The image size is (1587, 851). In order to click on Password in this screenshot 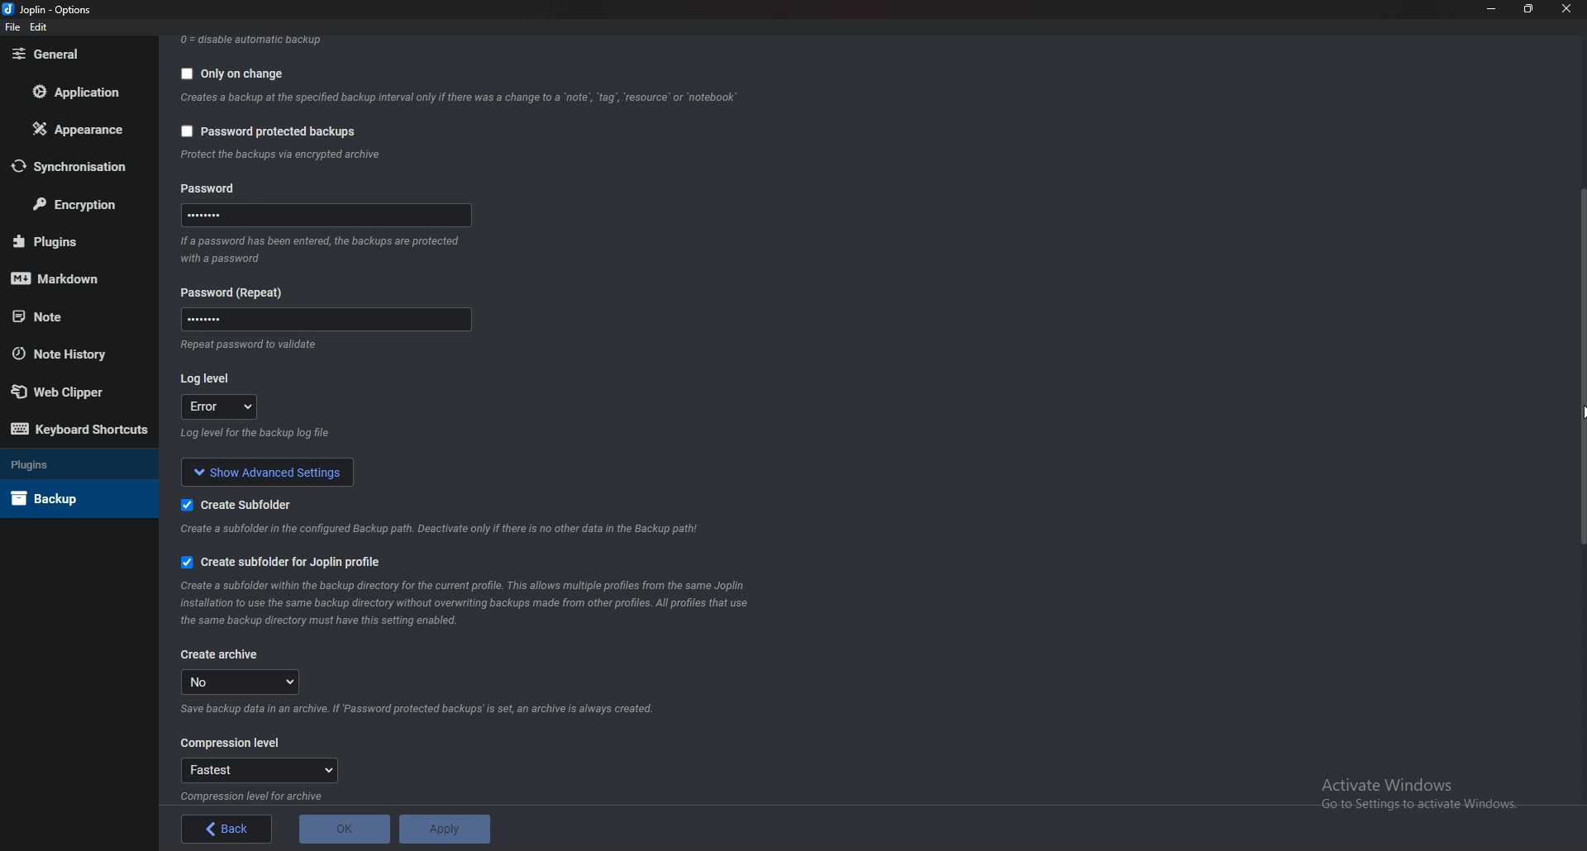, I will do `click(235, 291)`.